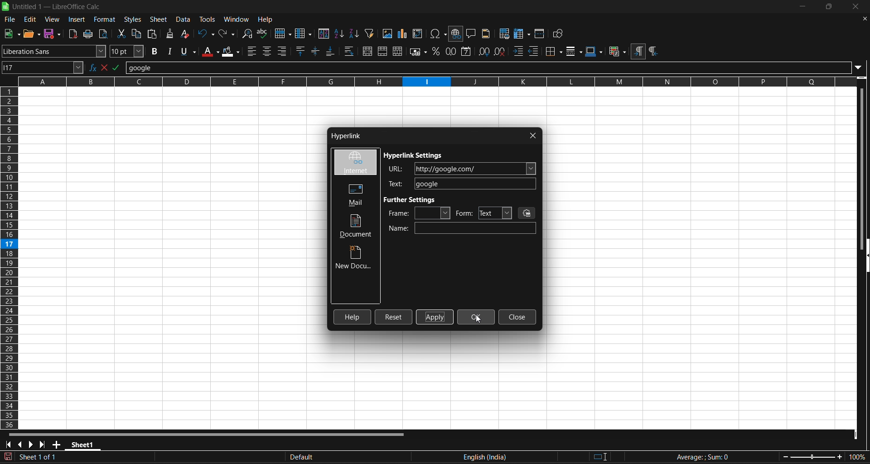 This screenshot has width=870, height=464. I want to click on spelling, so click(264, 34).